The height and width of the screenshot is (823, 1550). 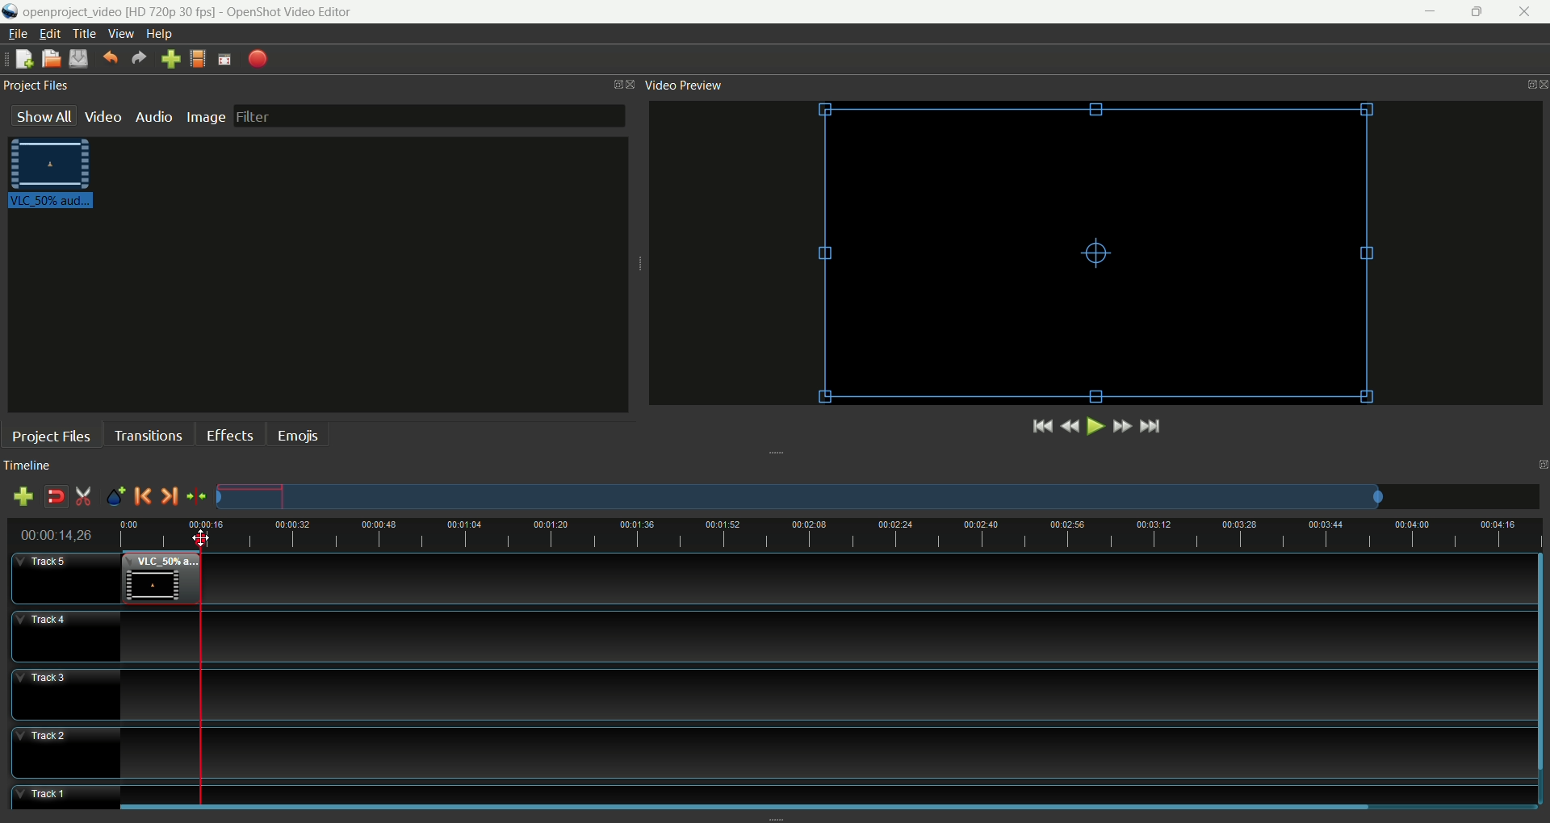 What do you see at coordinates (206, 115) in the screenshot?
I see `image` at bounding box center [206, 115].